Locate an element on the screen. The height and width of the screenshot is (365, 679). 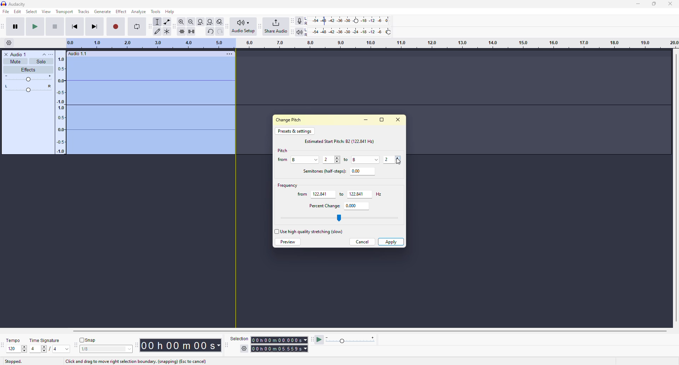
pitch is located at coordinates (283, 150).